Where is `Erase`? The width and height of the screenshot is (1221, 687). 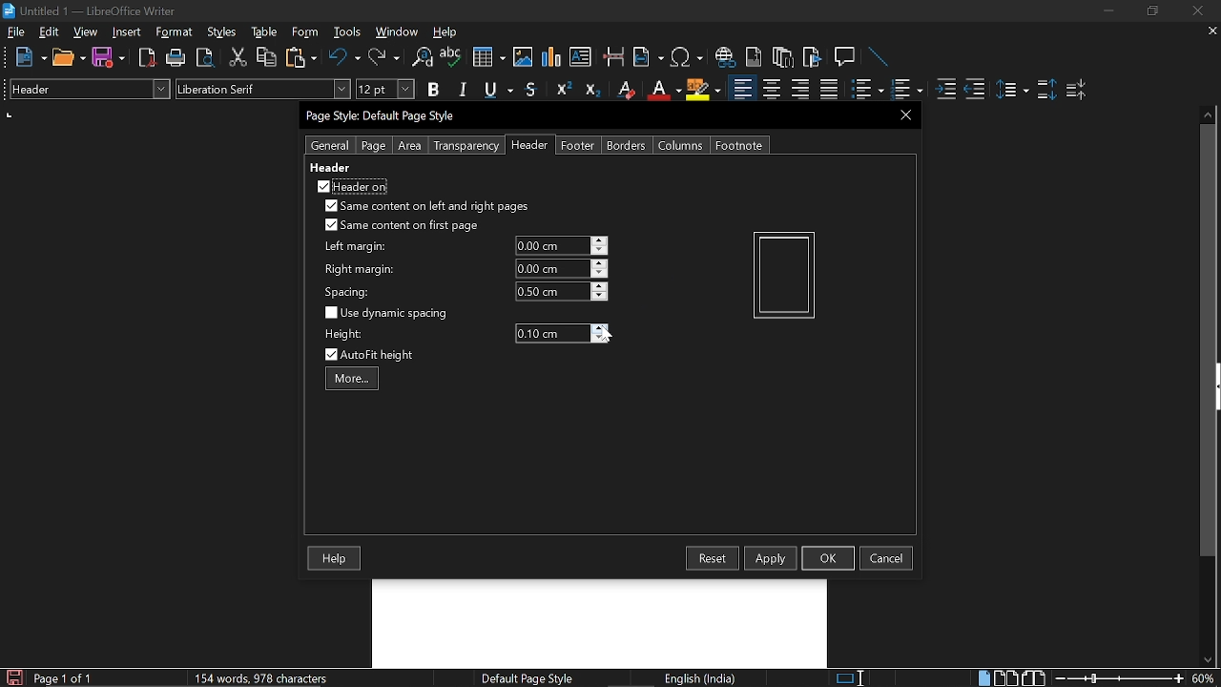 Erase is located at coordinates (625, 90).